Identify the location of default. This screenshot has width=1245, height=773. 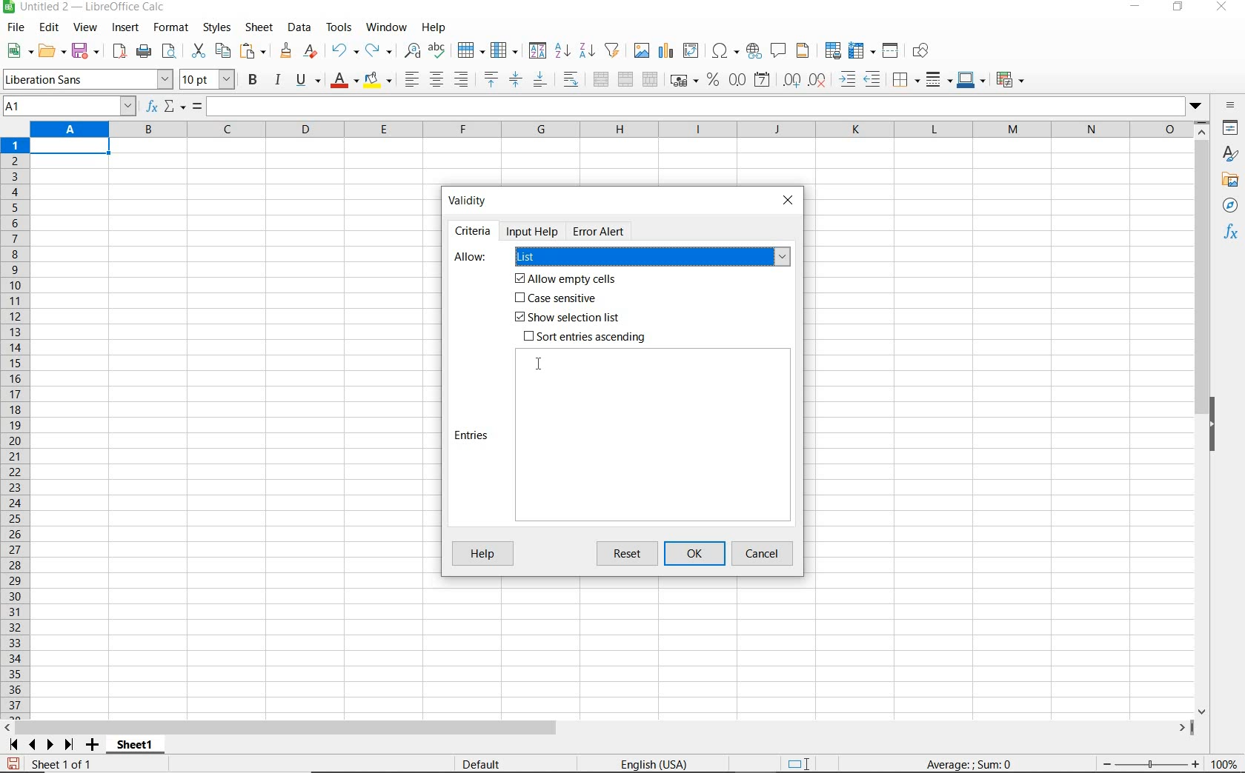
(484, 765).